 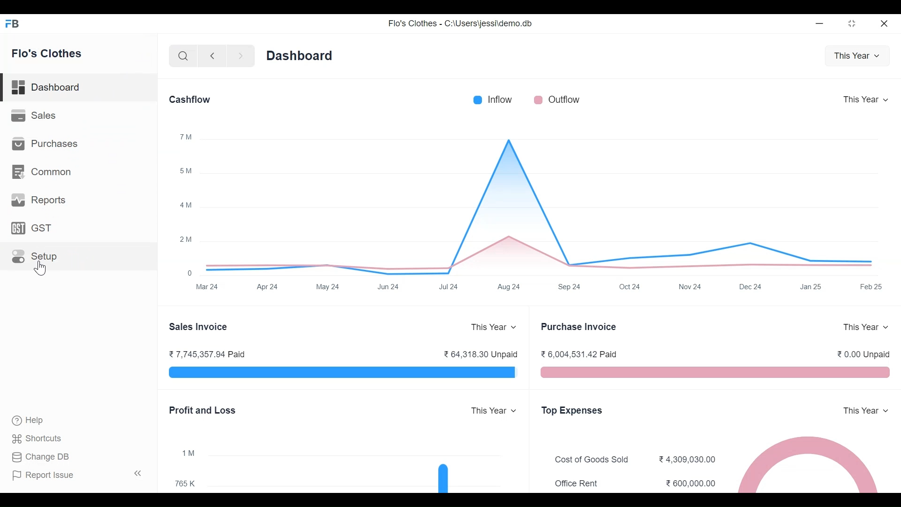 I want to click on Setup, so click(x=36, y=256).